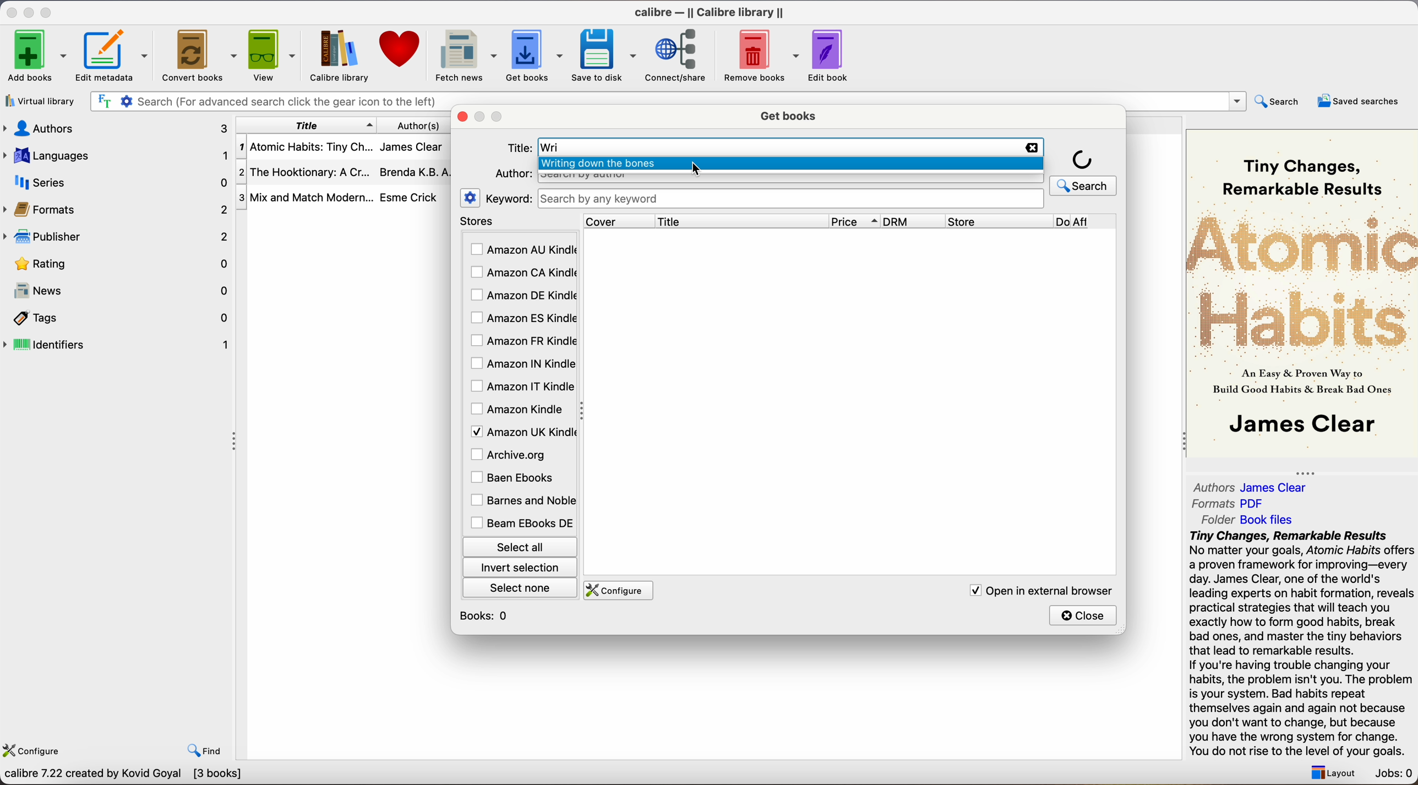  What do you see at coordinates (914, 221) in the screenshot?
I see `DRM` at bounding box center [914, 221].